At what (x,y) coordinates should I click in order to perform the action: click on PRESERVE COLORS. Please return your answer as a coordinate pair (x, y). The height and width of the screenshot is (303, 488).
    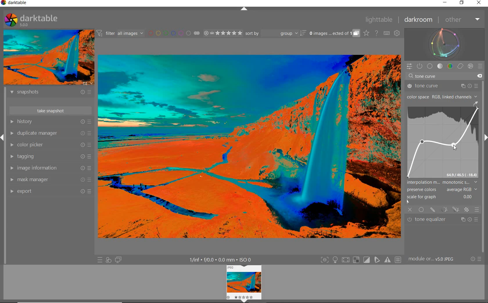
    Looking at the image, I should click on (443, 190).